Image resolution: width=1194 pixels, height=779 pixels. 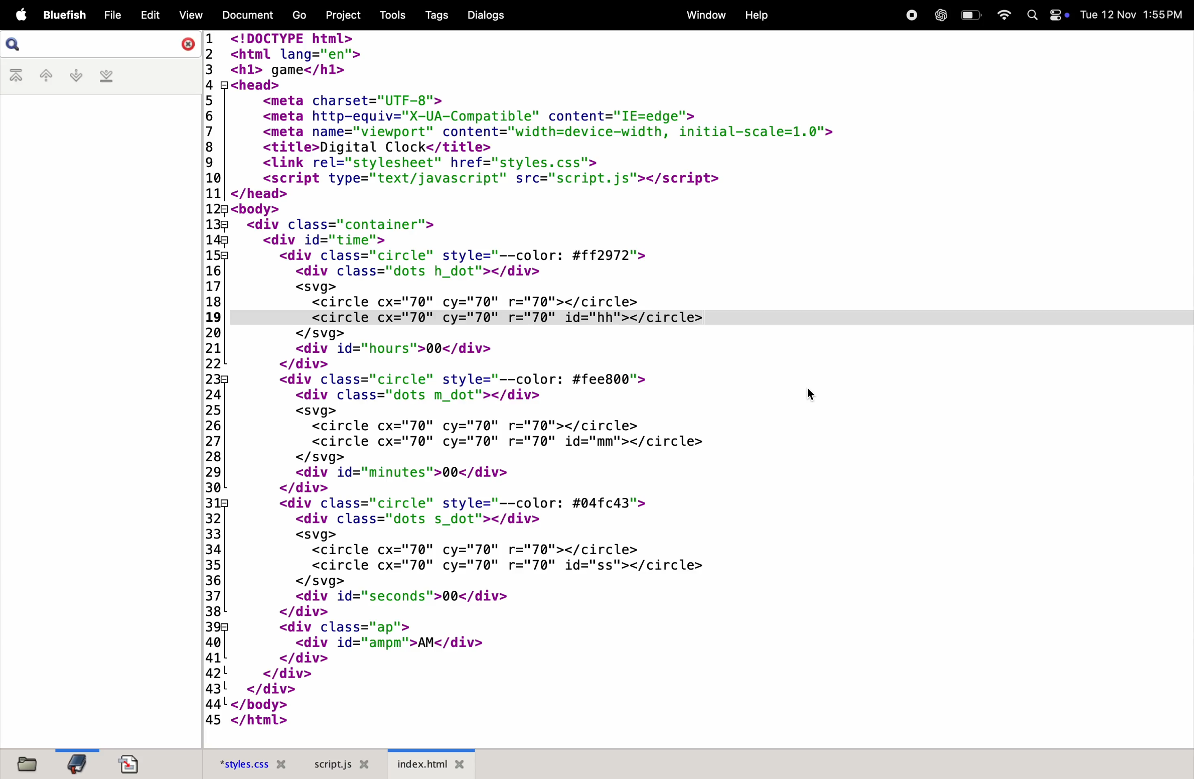 I want to click on projects, so click(x=338, y=15).